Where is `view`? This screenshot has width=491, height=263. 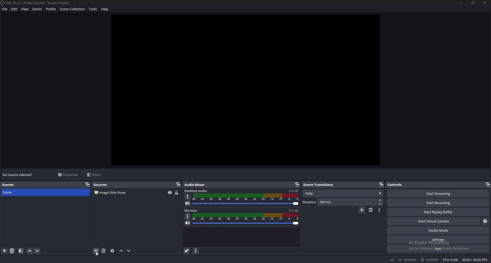
view is located at coordinates (25, 9).